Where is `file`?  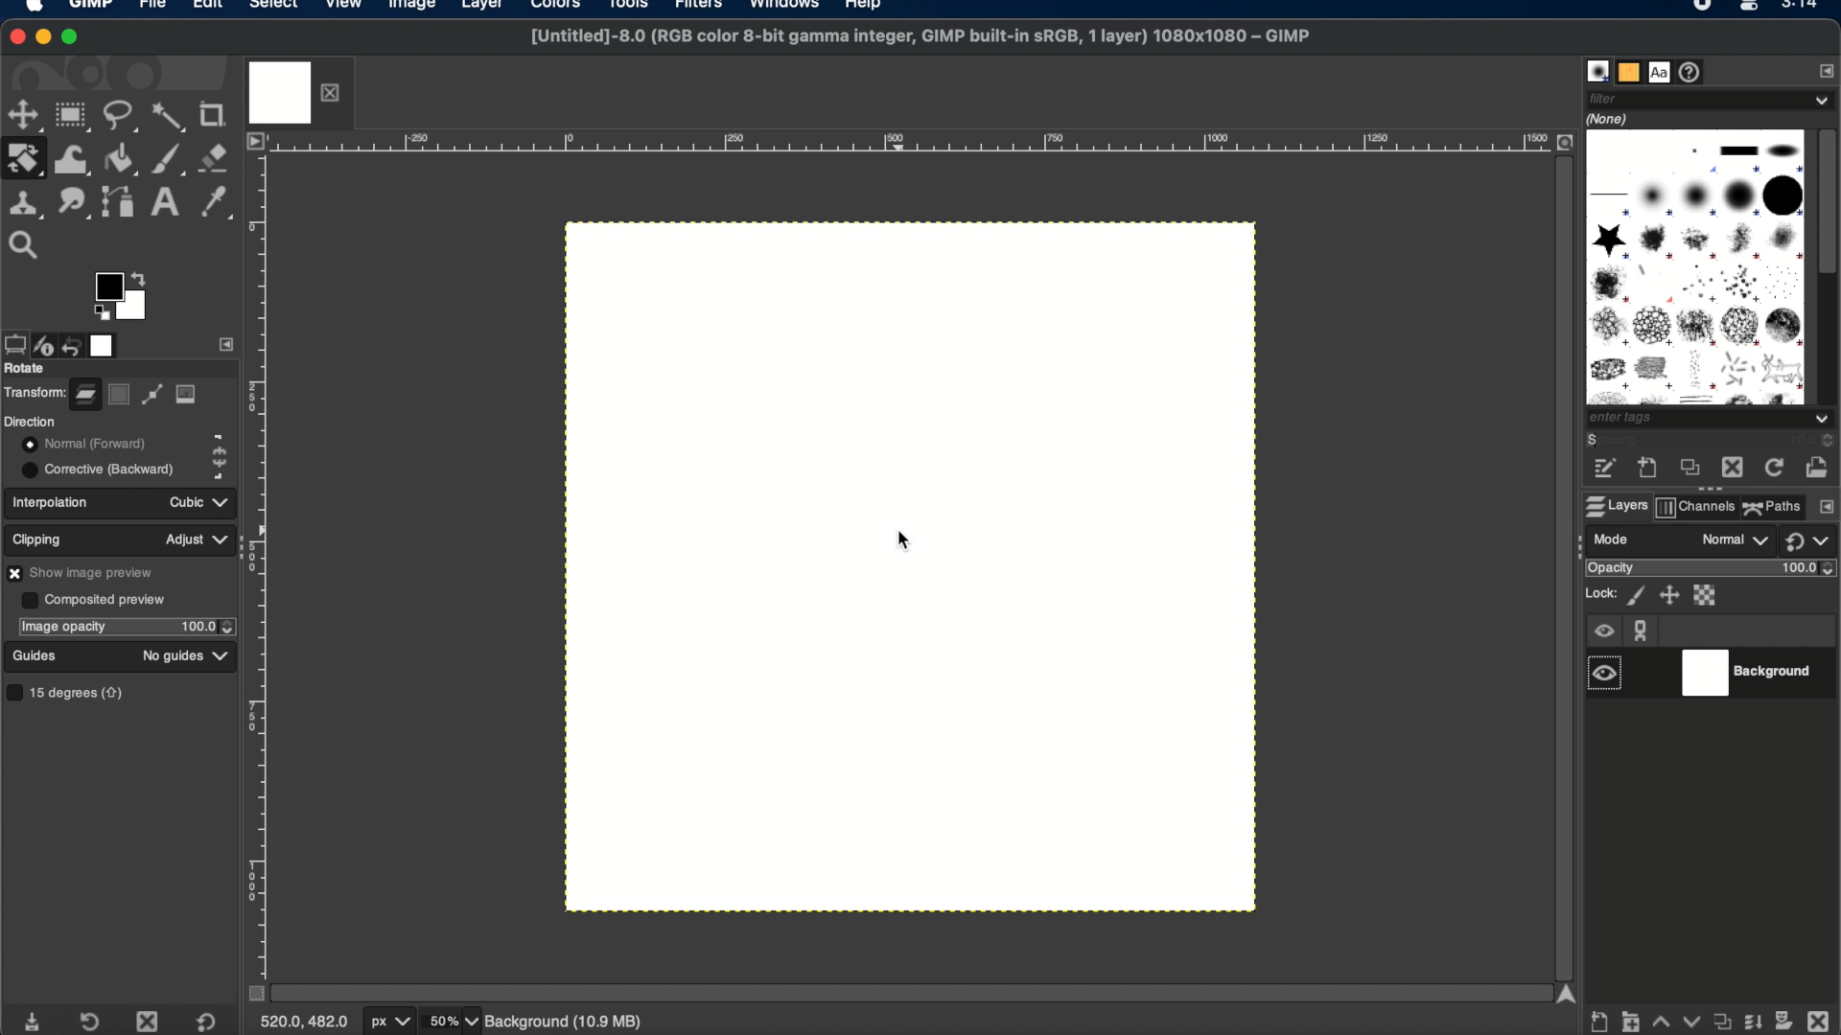
file is located at coordinates (152, 8).